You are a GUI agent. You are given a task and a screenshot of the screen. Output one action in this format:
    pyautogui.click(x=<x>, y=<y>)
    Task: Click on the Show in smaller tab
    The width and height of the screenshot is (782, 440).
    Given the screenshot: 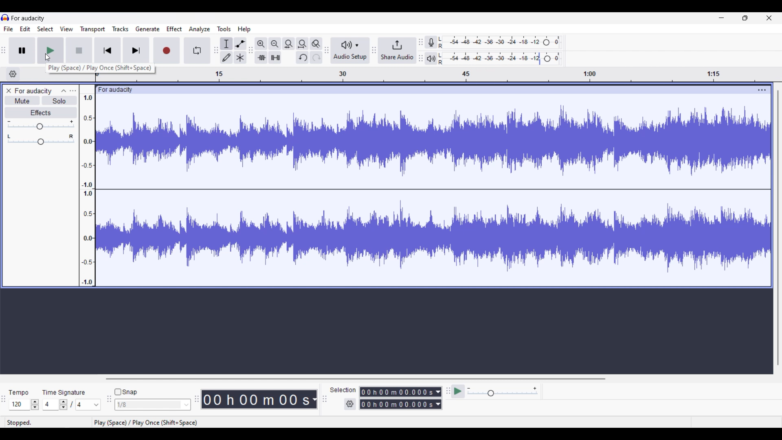 What is the action you would take?
    pyautogui.click(x=745, y=18)
    